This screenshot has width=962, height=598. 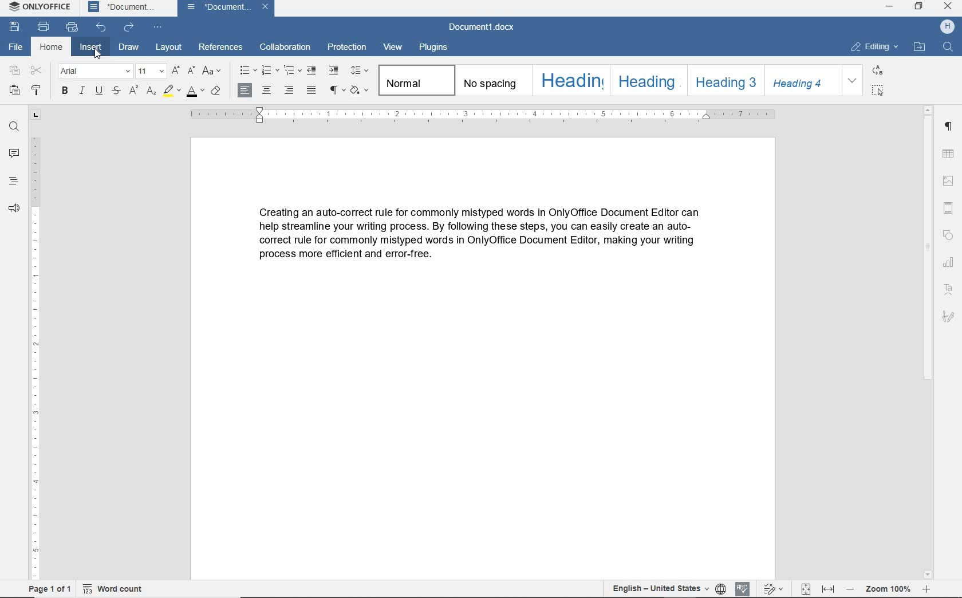 I want to click on italic, so click(x=82, y=90).